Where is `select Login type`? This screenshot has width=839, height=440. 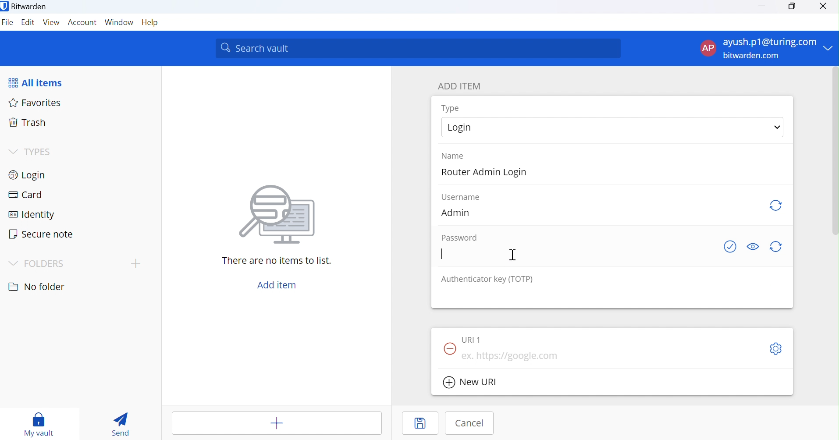
select Login type is located at coordinates (613, 127).